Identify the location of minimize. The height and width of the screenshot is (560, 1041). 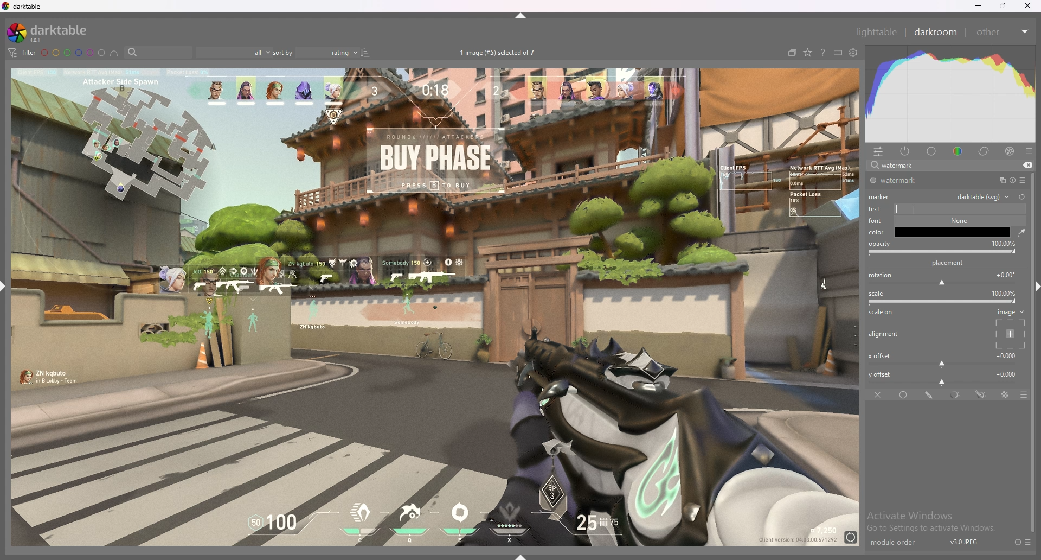
(979, 6).